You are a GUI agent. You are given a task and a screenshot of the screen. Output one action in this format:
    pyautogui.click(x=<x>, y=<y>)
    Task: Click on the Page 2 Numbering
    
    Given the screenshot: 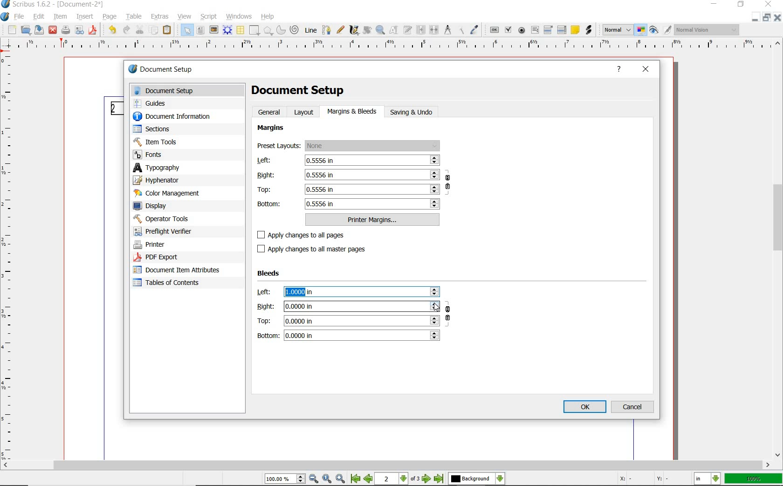 What is the action you would take?
    pyautogui.click(x=116, y=108)
    